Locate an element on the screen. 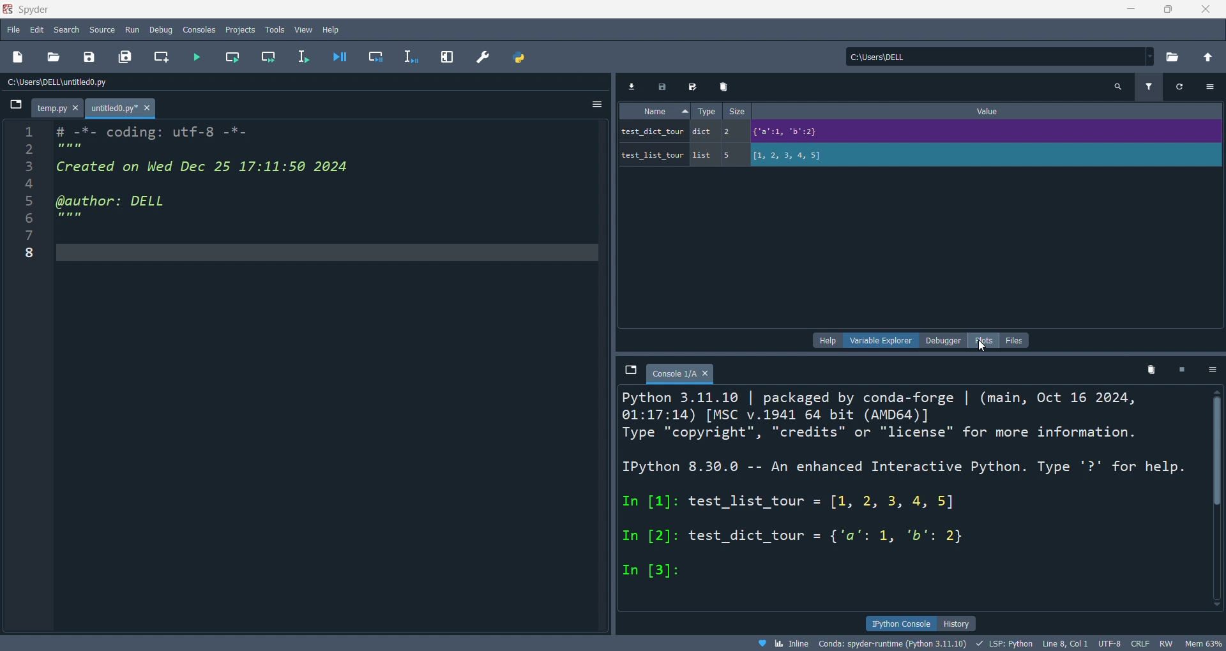 The width and height of the screenshot is (1226, 651). run cell is located at coordinates (233, 56).